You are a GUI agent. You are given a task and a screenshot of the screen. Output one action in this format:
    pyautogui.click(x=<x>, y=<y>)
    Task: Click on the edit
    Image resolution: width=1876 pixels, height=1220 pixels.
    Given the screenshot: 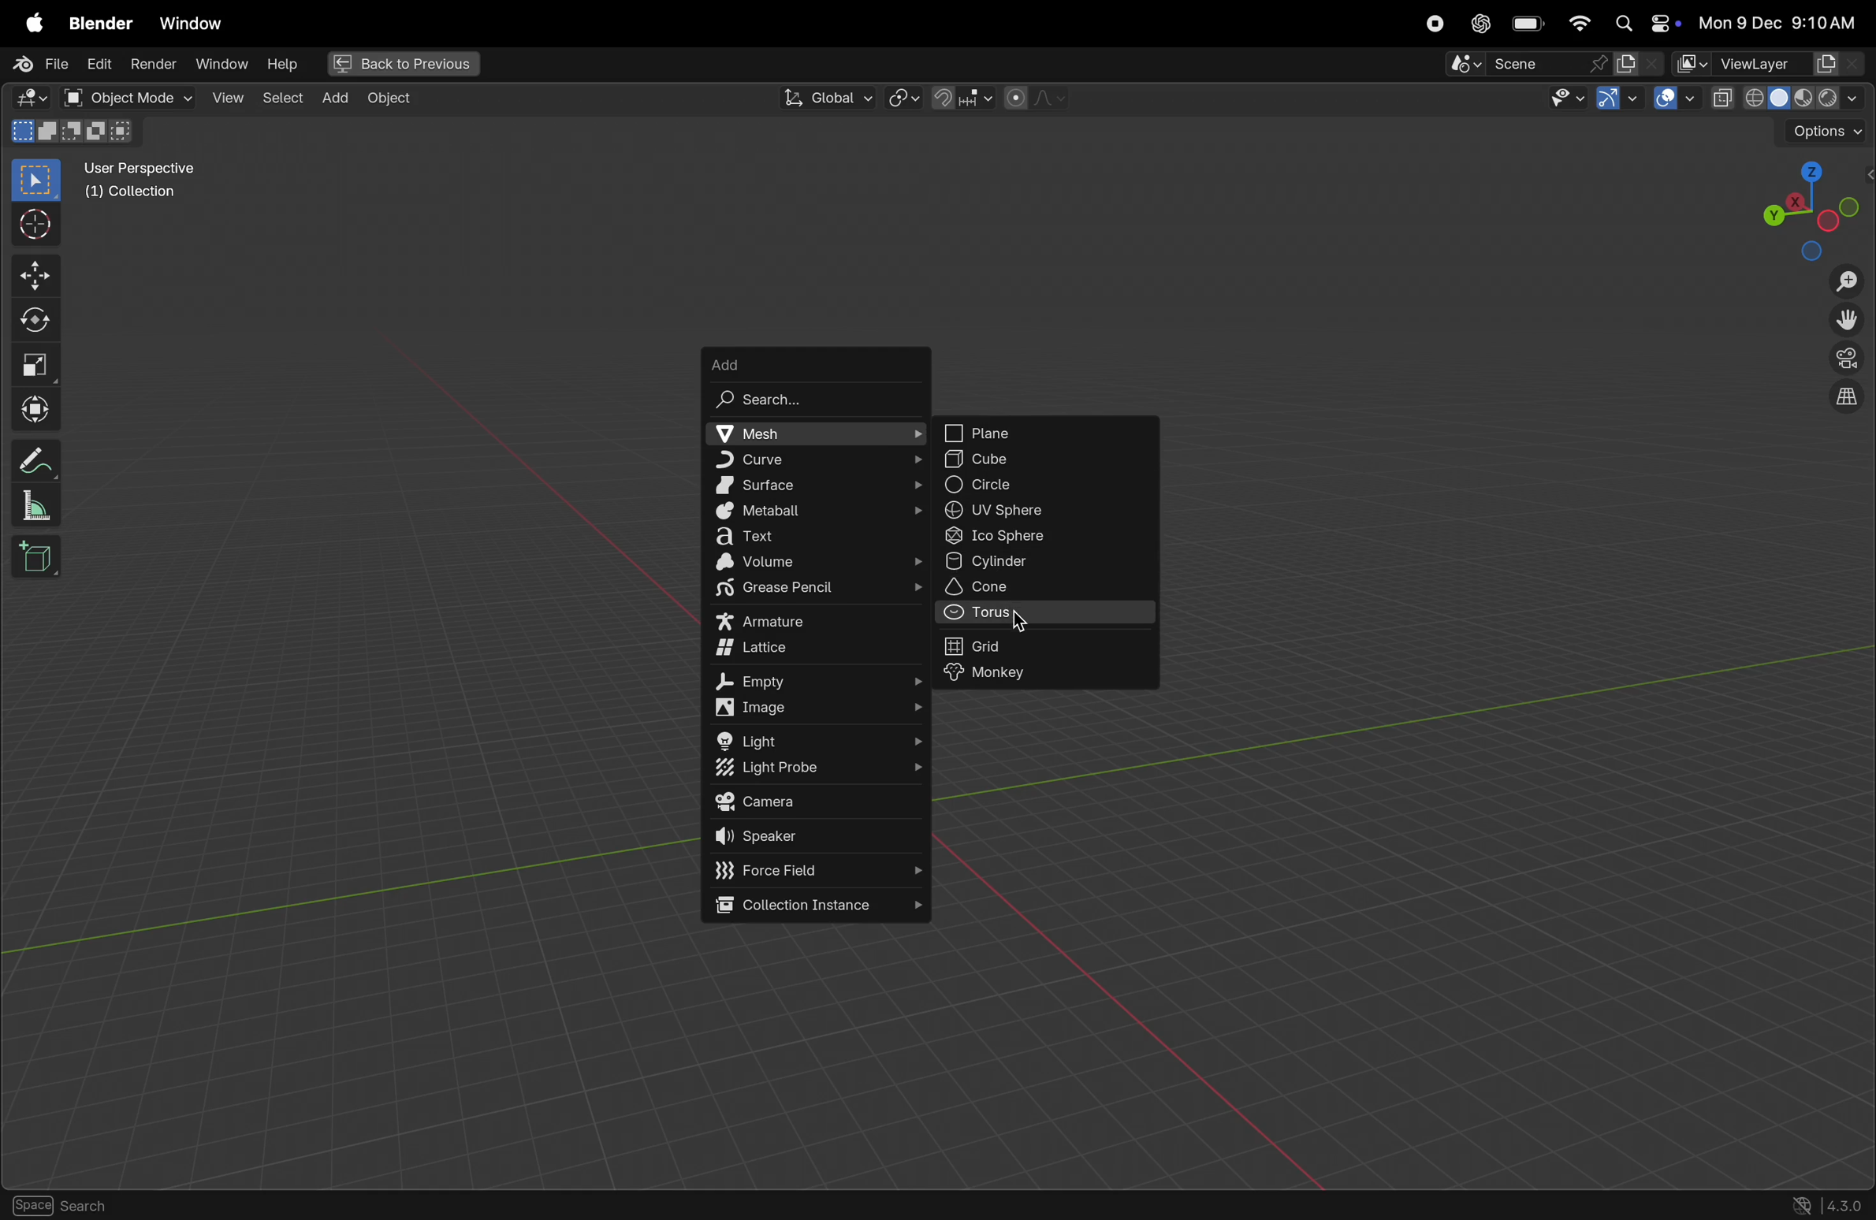 What is the action you would take?
    pyautogui.click(x=95, y=62)
    